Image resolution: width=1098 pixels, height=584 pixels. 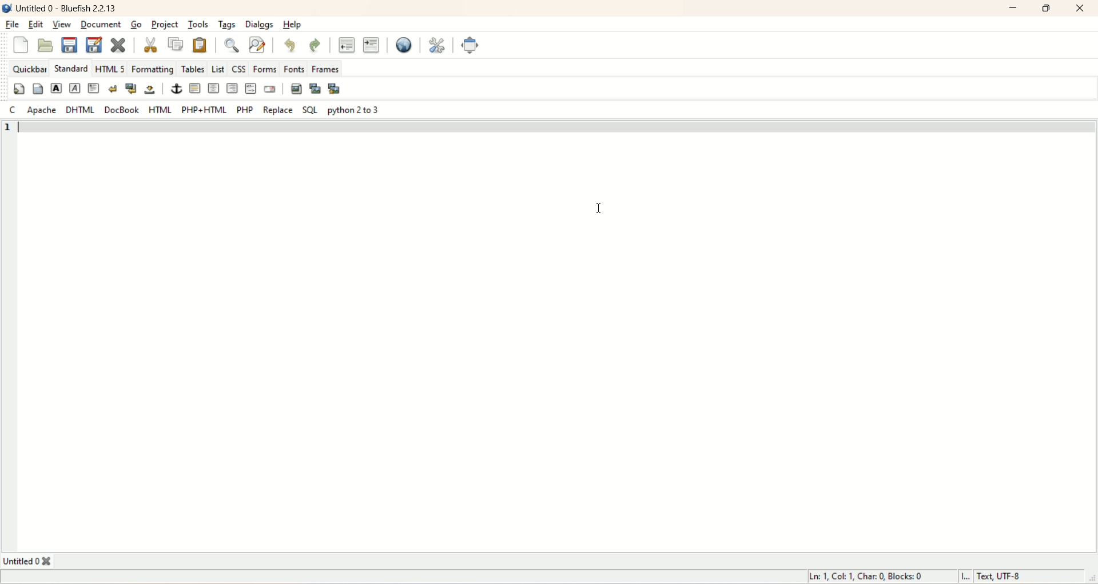 What do you see at coordinates (256, 45) in the screenshot?
I see `advance find and replace` at bounding box center [256, 45].